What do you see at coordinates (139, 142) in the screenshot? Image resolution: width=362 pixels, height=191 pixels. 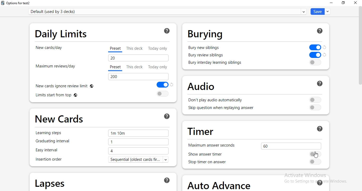 I see `1` at bounding box center [139, 142].